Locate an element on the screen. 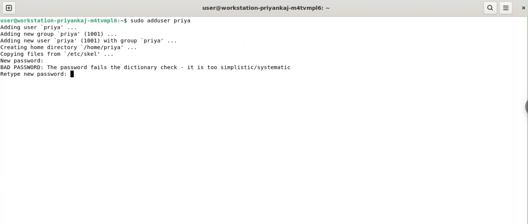 This screenshot has height=224, width=528. menu is located at coordinates (506, 8).